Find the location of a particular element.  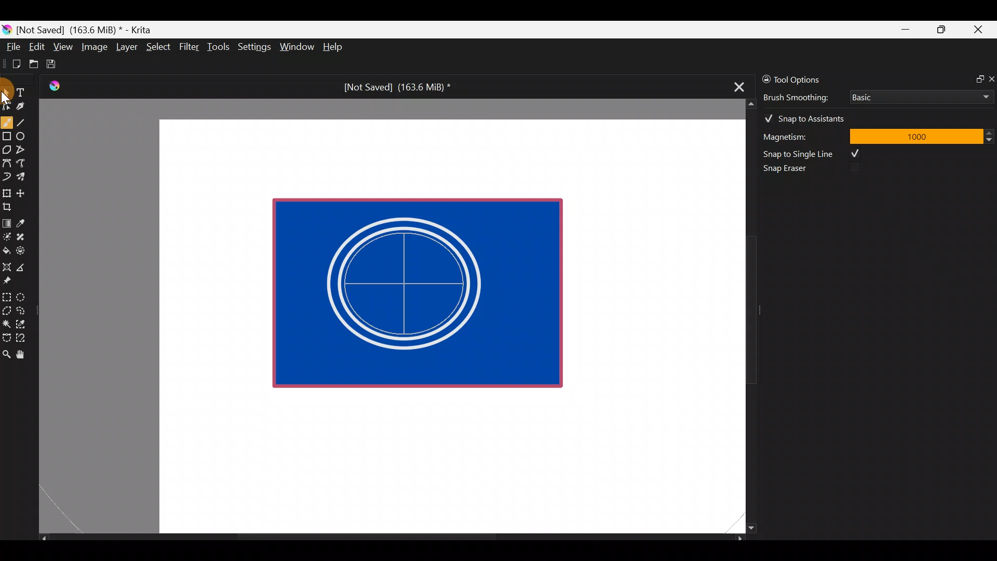

Zoom tool is located at coordinates (6, 353).